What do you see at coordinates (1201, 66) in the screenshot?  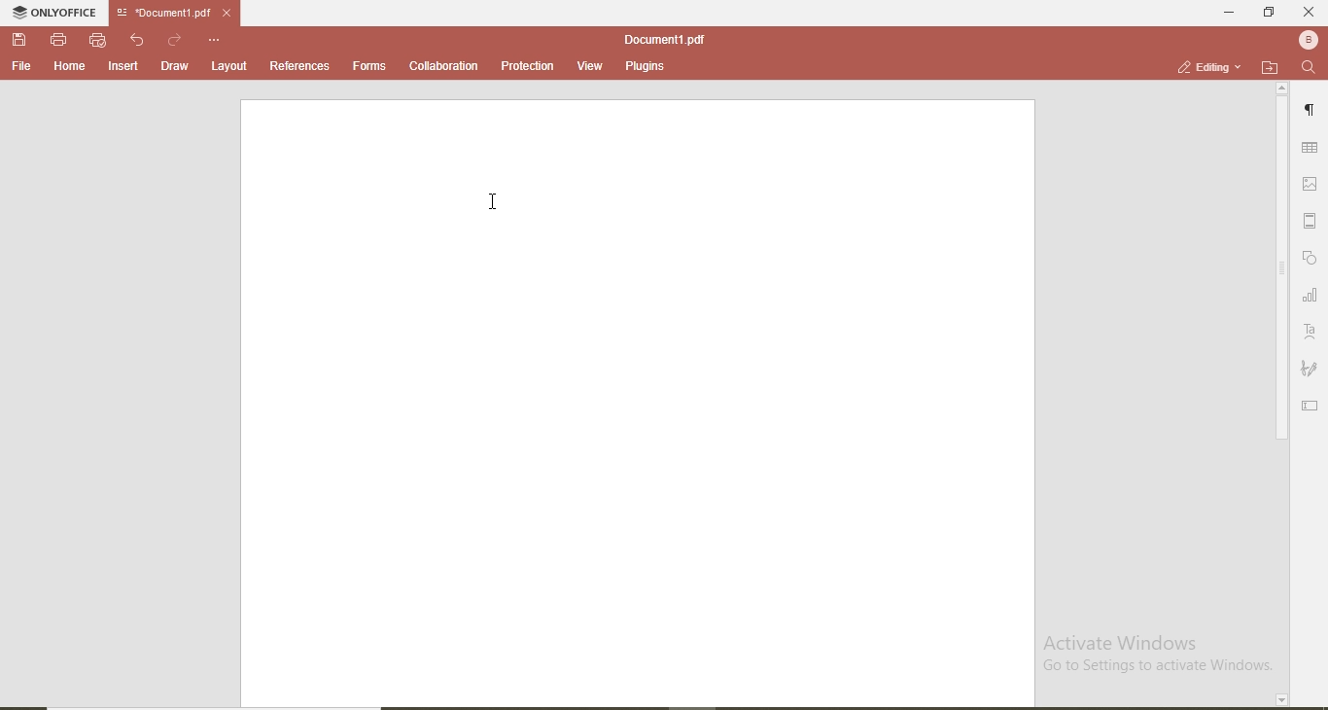 I see `editing` at bounding box center [1201, 66].